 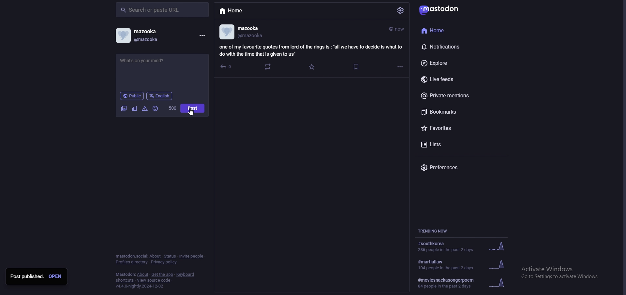 What do you see at coordinates (139, 35) in the screenshot?
I see `profile` at bounding box center [139, 35].